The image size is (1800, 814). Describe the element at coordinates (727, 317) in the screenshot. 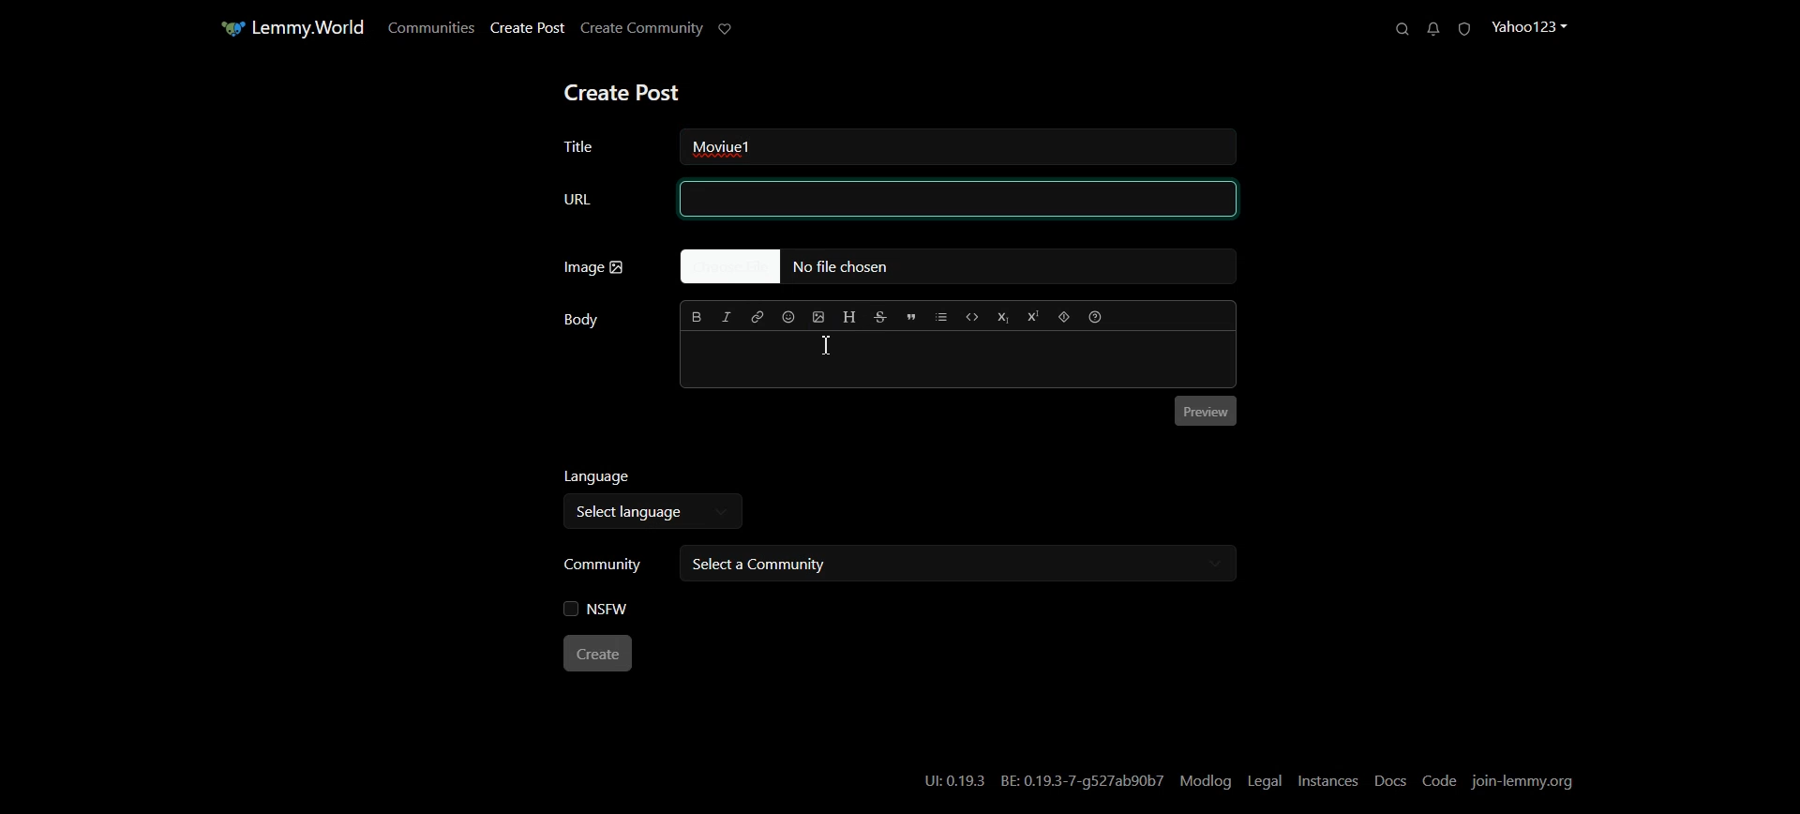

I see `Italic` at that location.